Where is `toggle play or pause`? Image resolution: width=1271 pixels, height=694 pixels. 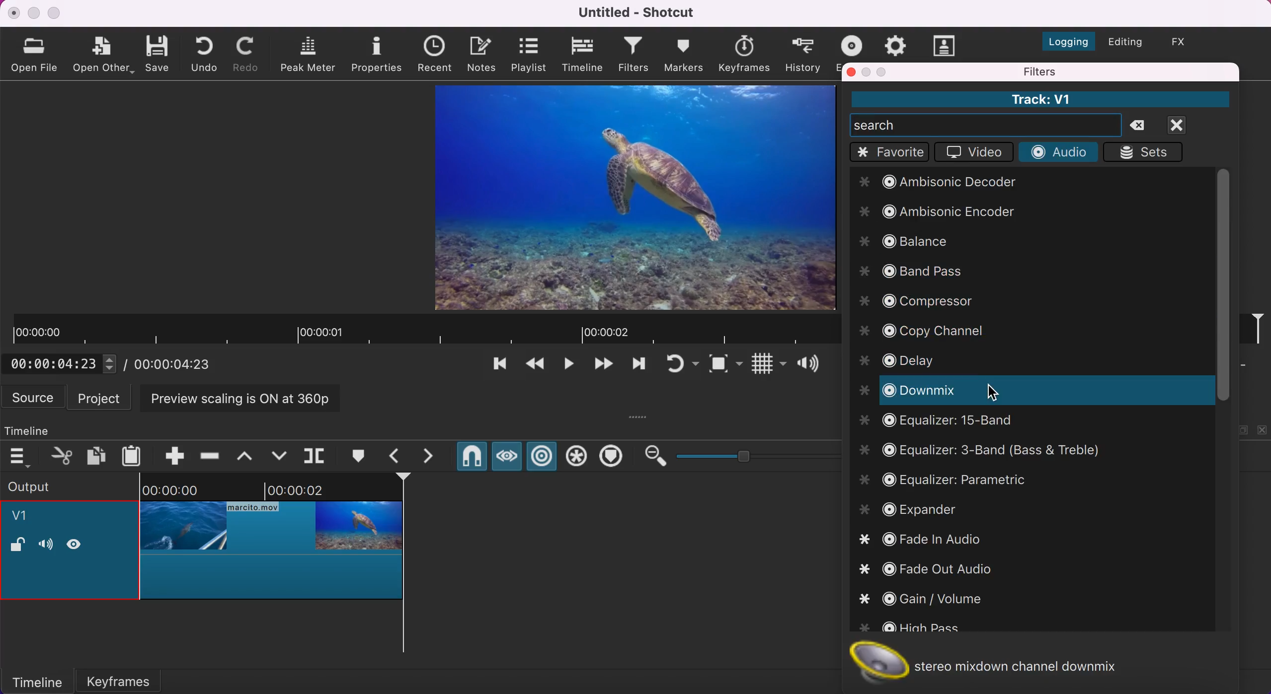 toggle play or pause is located at coordinates (569, 367).